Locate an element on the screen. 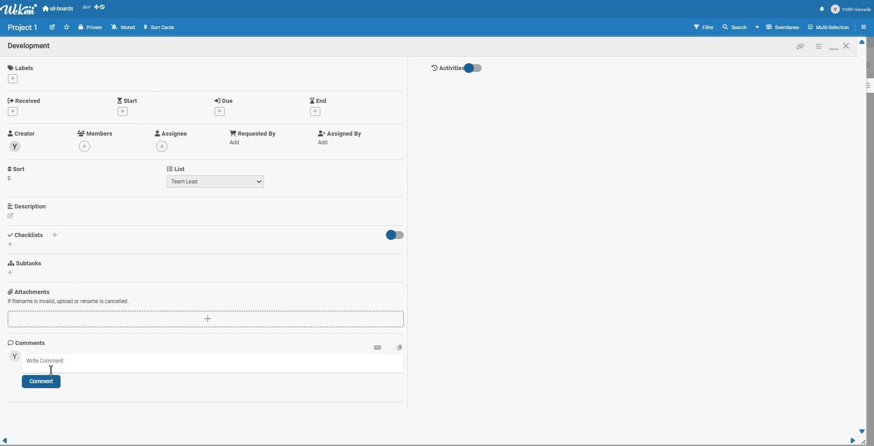  Sort is located at coordinates (17, 173).